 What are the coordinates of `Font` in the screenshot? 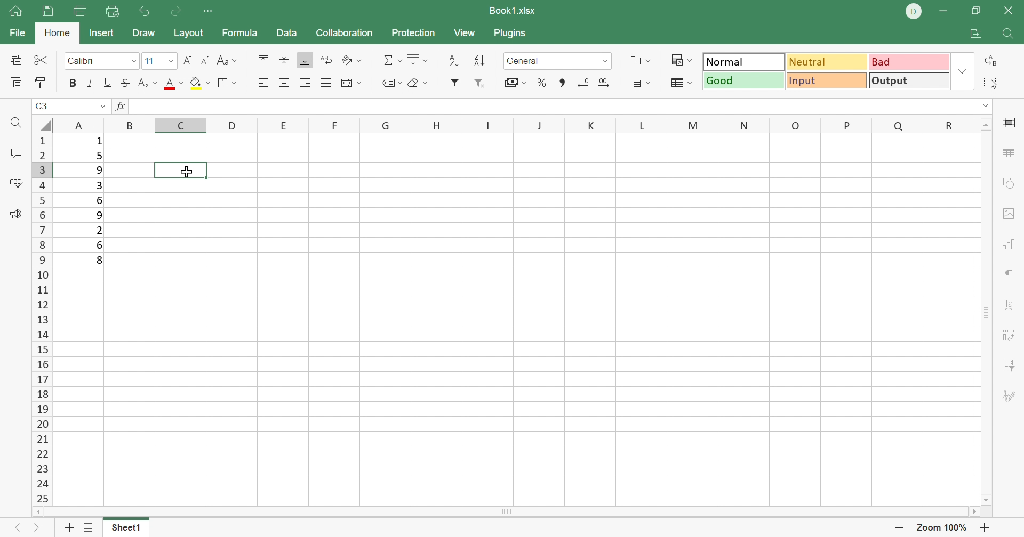 It's located at (93, 61).